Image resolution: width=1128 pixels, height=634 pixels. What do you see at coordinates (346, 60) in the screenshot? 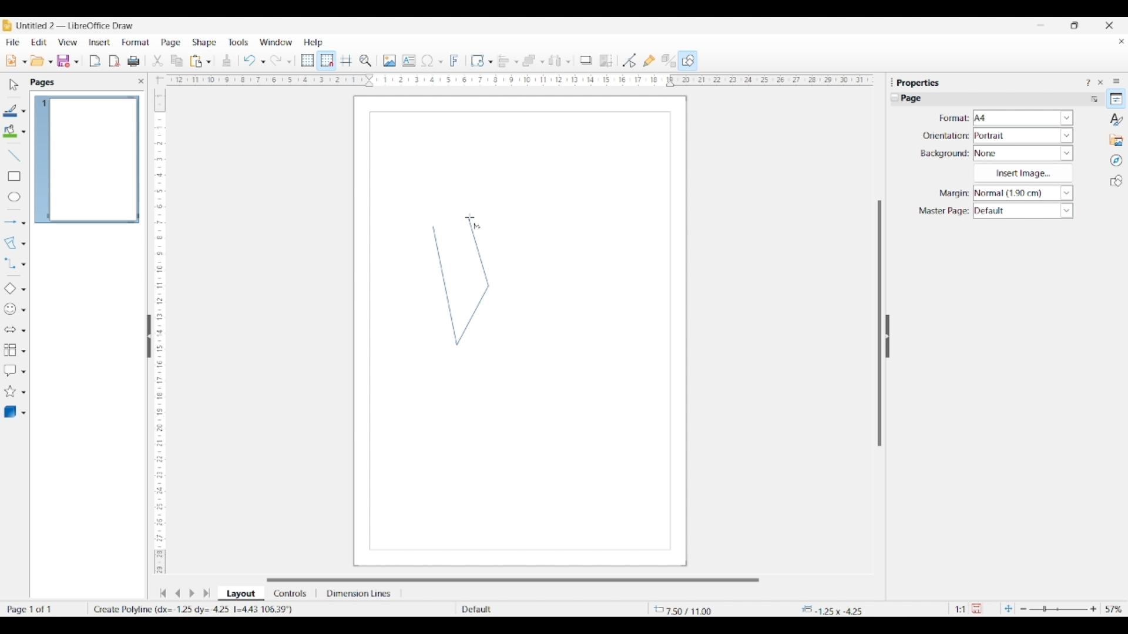
I see `Helplines while moving` at bounding box center [346, 60].